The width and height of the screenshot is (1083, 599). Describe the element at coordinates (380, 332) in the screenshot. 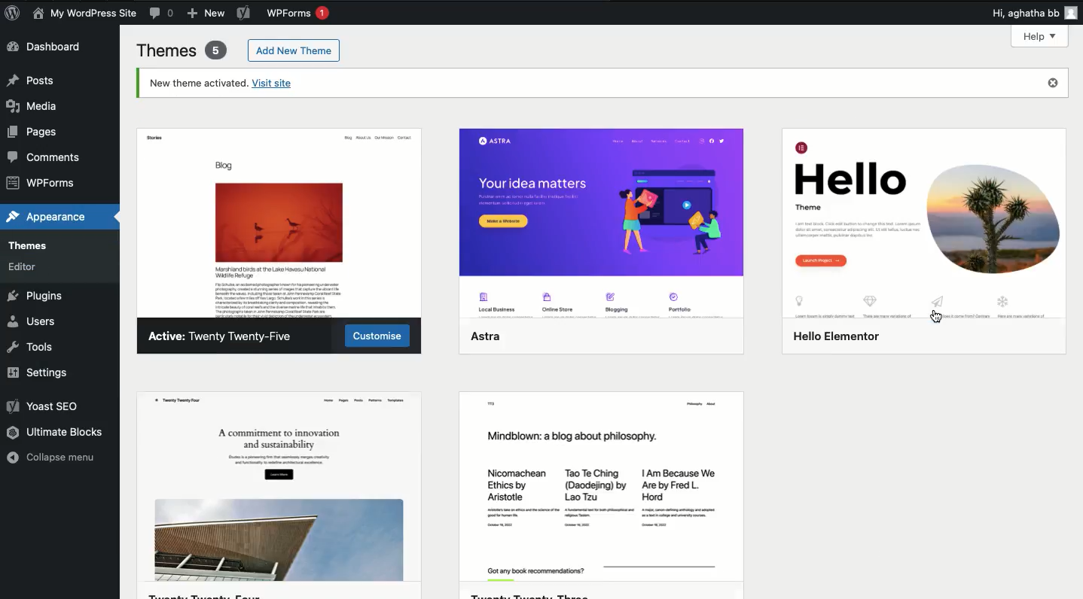

I see `Customise` at that location.